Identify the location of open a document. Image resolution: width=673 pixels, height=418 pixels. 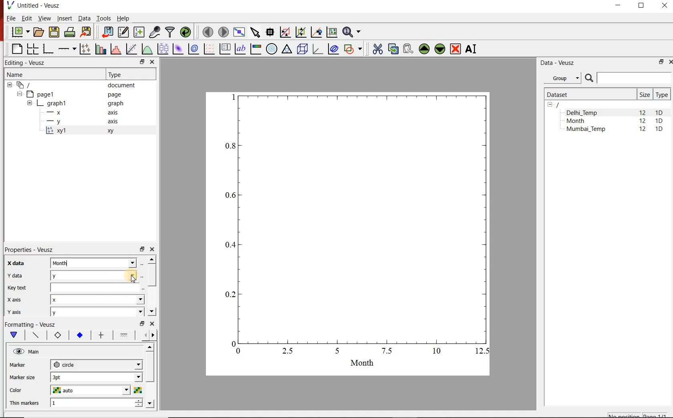
(38, 32).